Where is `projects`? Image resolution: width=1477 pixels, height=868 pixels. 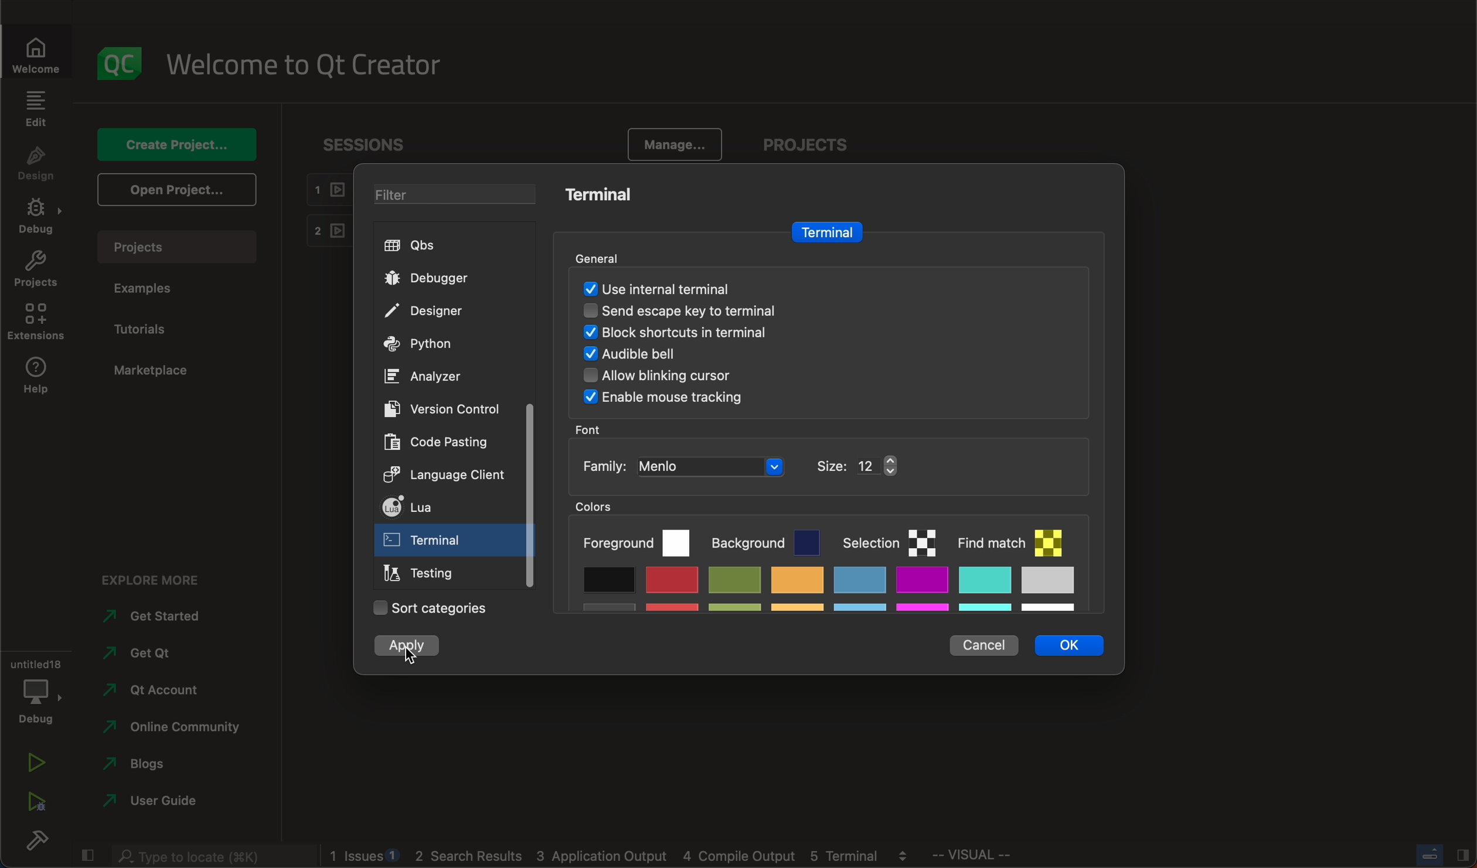
projects is located at coordinates (181, 244).